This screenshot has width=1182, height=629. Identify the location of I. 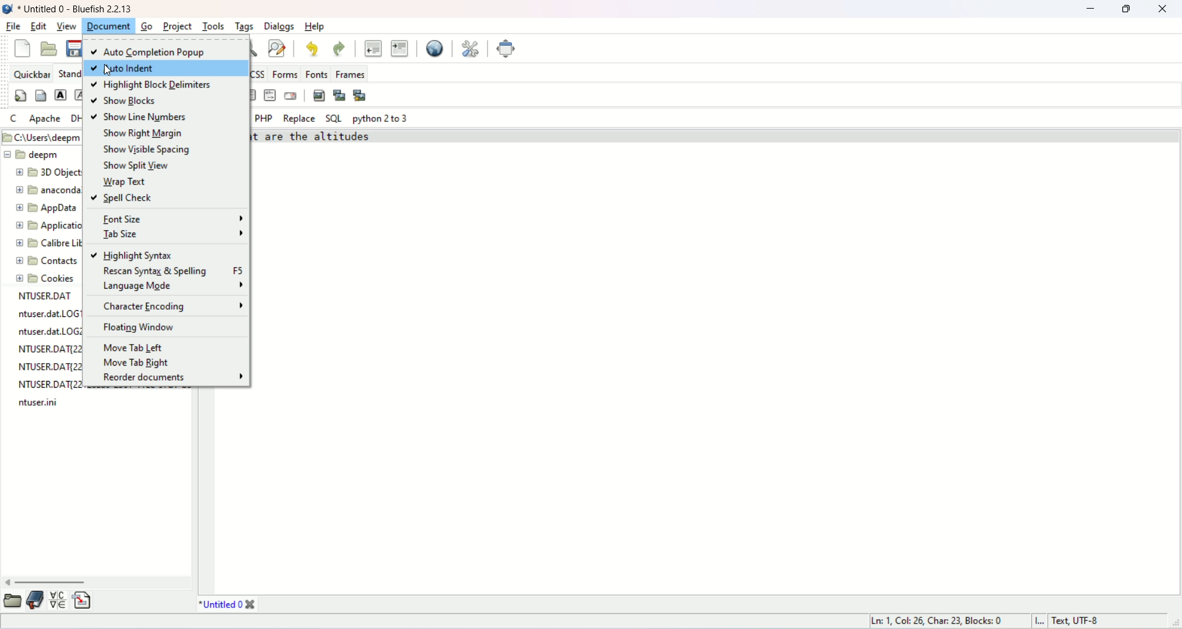
(1042, 621).